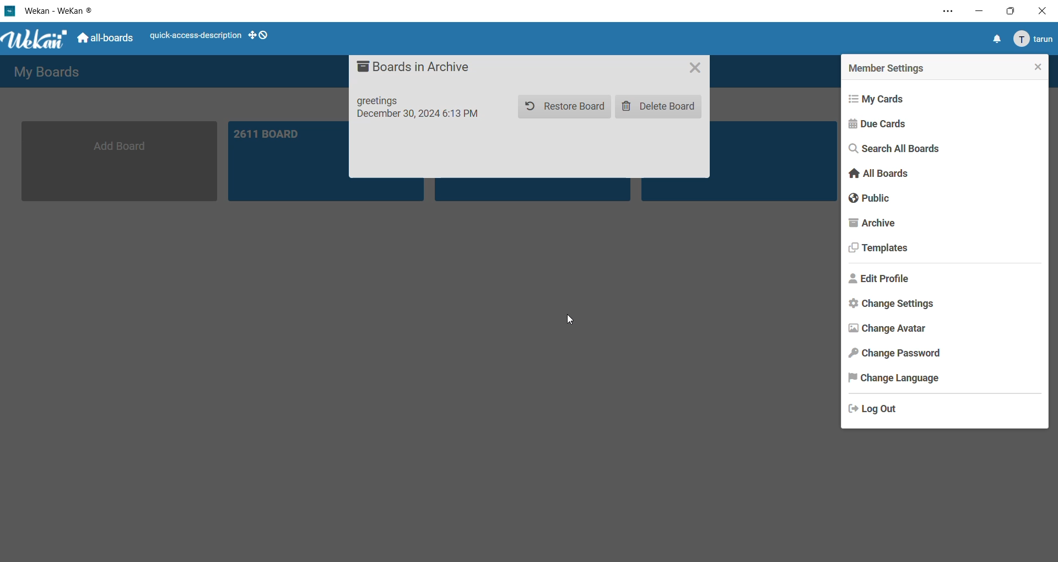 The height and width of the screenshot is (562, 1058). What do you see at coordinates (533, 191) in the screenshot?
I see `new list` at bounding box center [533, 191].